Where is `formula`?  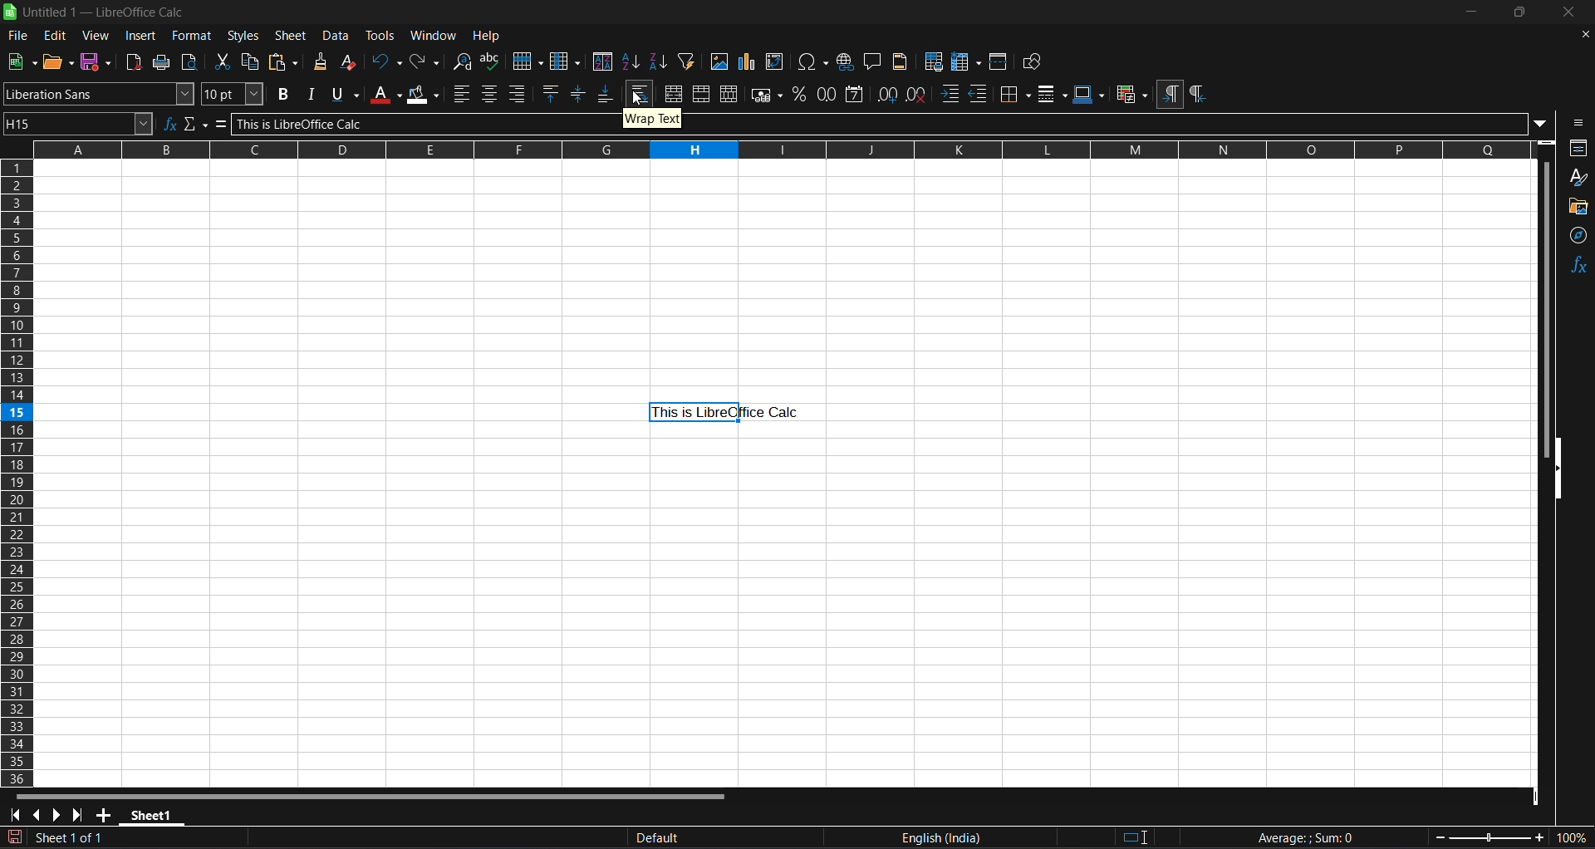 formula is located at coordinates (218, 125).